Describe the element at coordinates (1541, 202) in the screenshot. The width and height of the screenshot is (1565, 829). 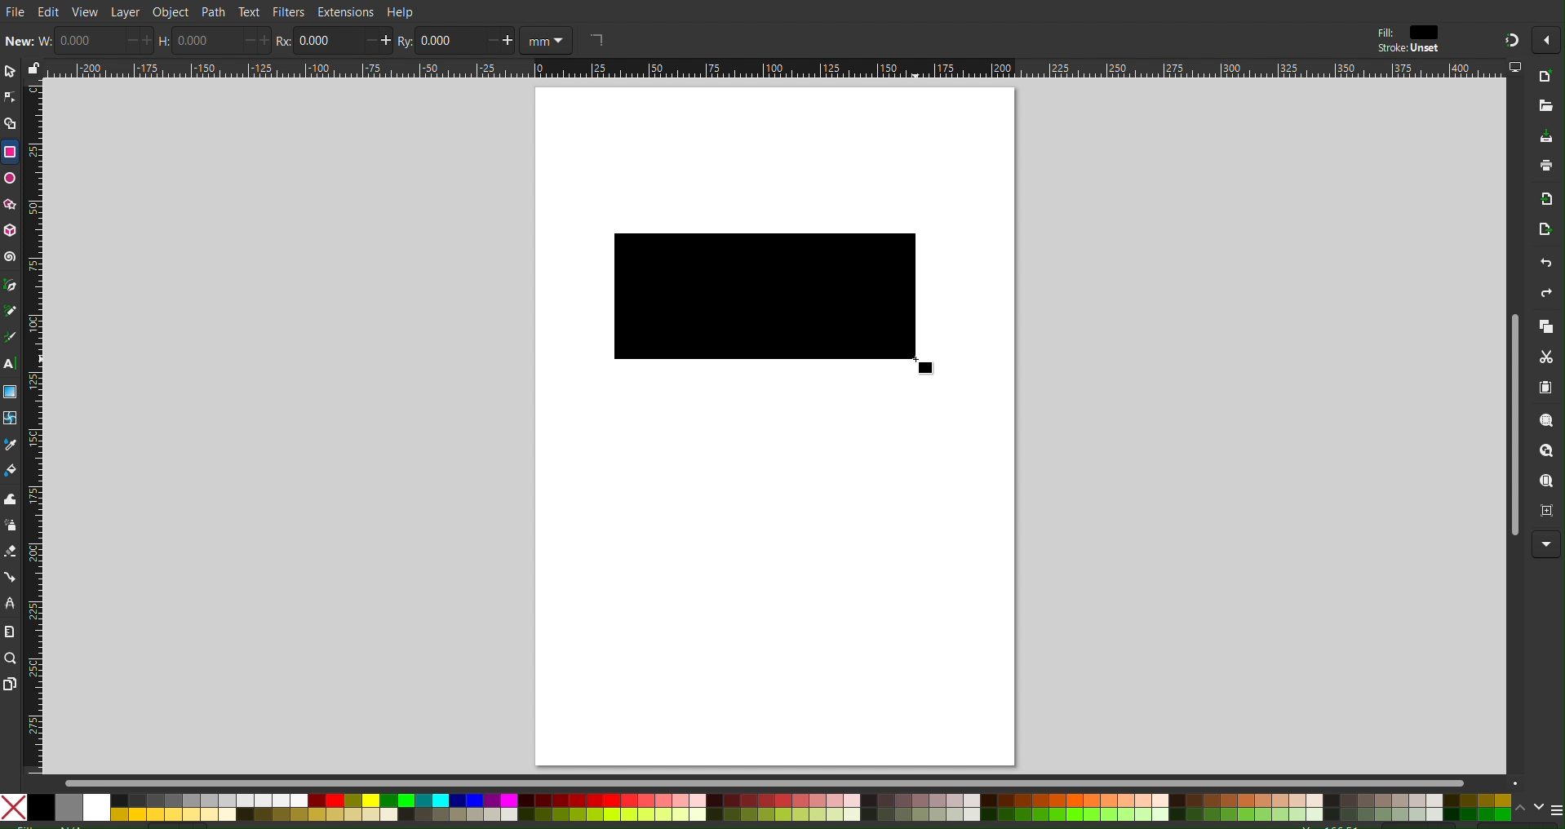
I see `Import Bitmap` at that location.